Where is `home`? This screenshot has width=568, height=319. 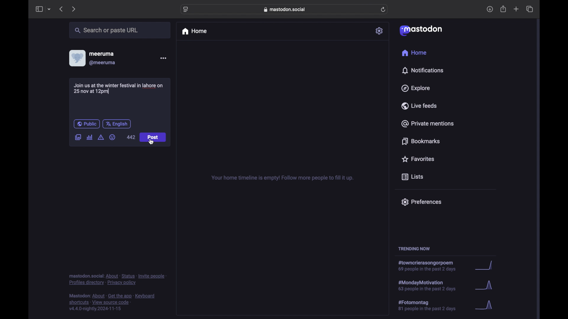
home is located at coordinates (194, 31).